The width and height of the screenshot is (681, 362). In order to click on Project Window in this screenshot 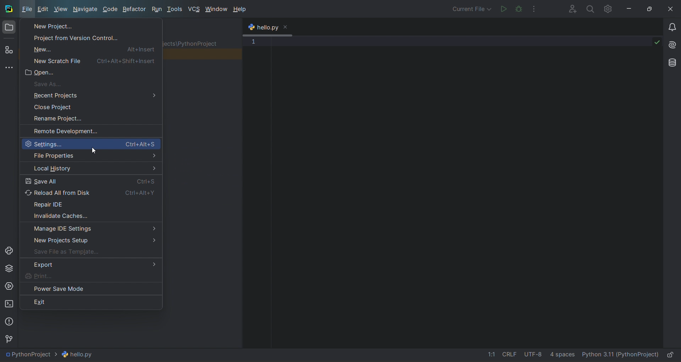, I will do `click(8, 28)`.